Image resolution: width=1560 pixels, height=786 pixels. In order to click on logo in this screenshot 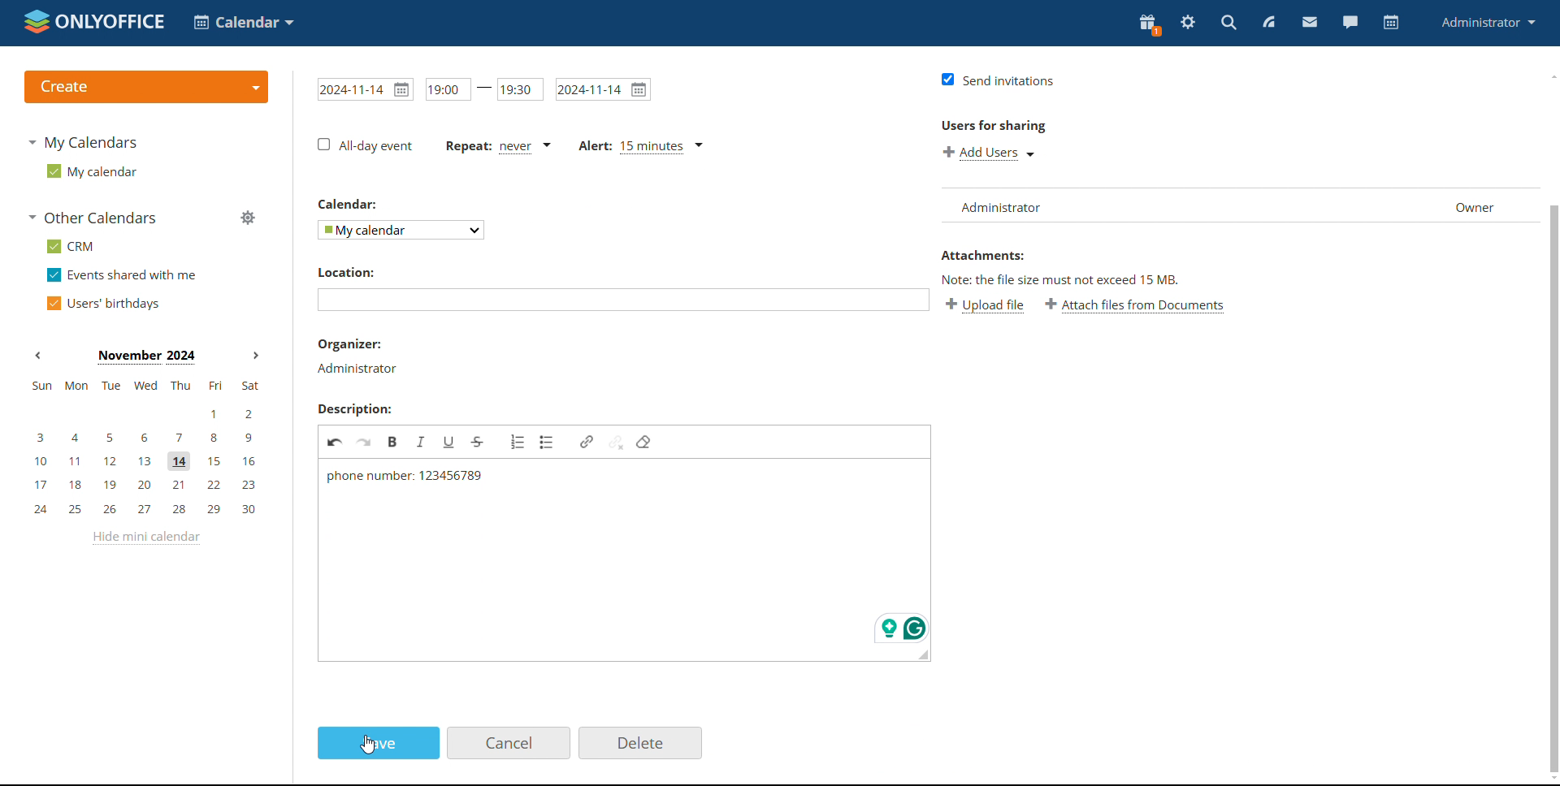, I will do `click(145, 86)`.